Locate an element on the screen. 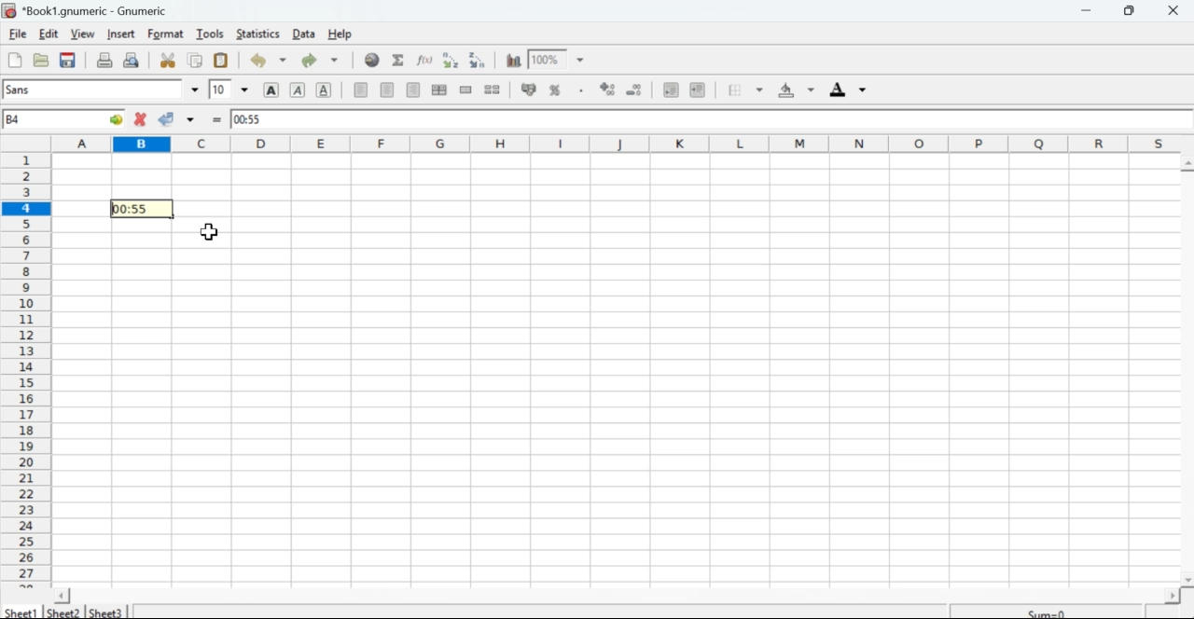  Save file is located at coordinates (68, 62).